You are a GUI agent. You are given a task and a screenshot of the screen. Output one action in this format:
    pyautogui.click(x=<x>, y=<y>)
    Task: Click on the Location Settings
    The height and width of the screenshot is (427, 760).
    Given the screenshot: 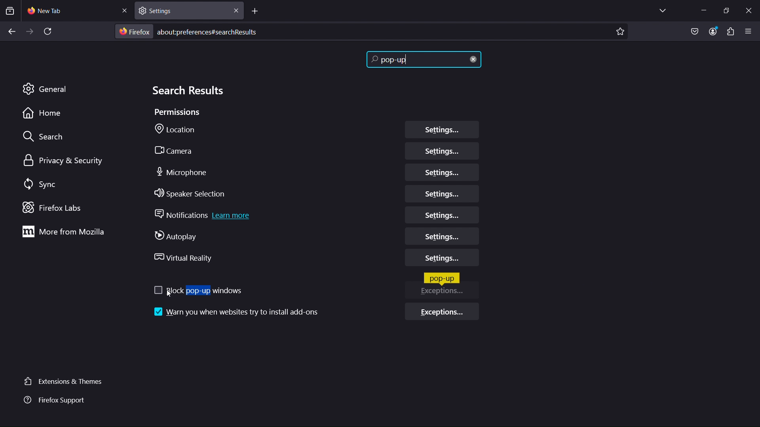 What is the action you would take?
    pyautogui.click(x=441, y=130)
    